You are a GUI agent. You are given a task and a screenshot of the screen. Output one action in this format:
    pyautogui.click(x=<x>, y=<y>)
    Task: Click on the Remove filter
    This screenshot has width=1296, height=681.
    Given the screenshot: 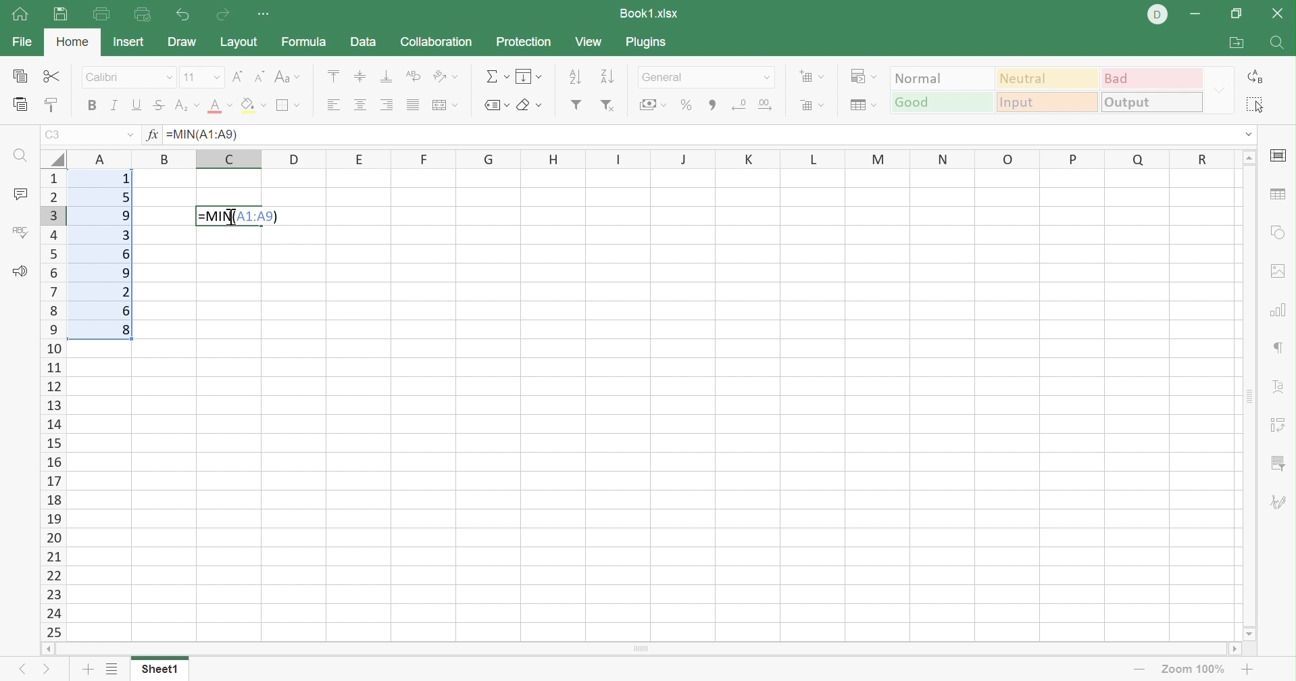 What is the action you would take?
    pyautogui.click(x=607, y=107)
    